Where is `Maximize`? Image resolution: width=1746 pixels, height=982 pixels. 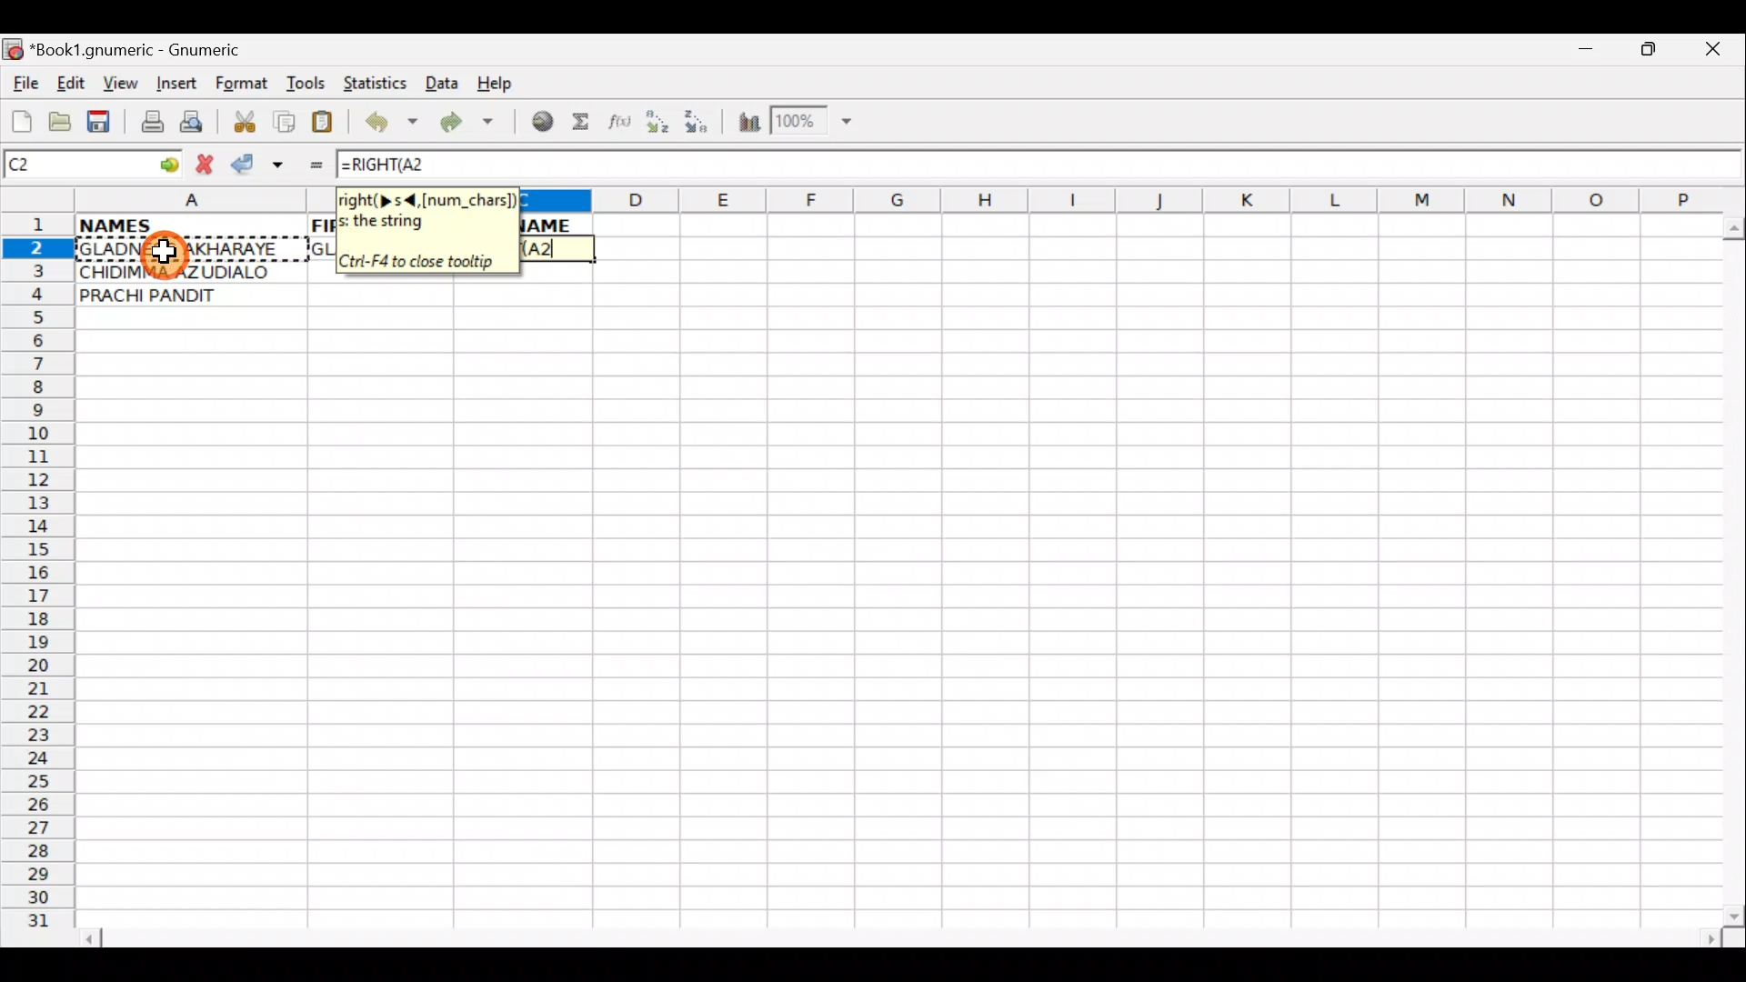
Maximize is located at coordinates (1651, 53).